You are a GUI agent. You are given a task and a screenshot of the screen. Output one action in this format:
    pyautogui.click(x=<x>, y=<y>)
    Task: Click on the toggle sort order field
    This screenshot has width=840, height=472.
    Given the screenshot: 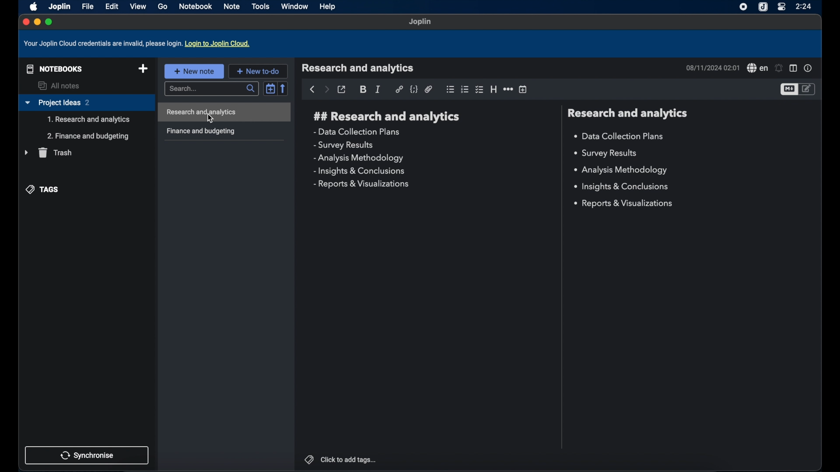 What is the action you would take?
    pyautogui.click(x=270, y=88)
    